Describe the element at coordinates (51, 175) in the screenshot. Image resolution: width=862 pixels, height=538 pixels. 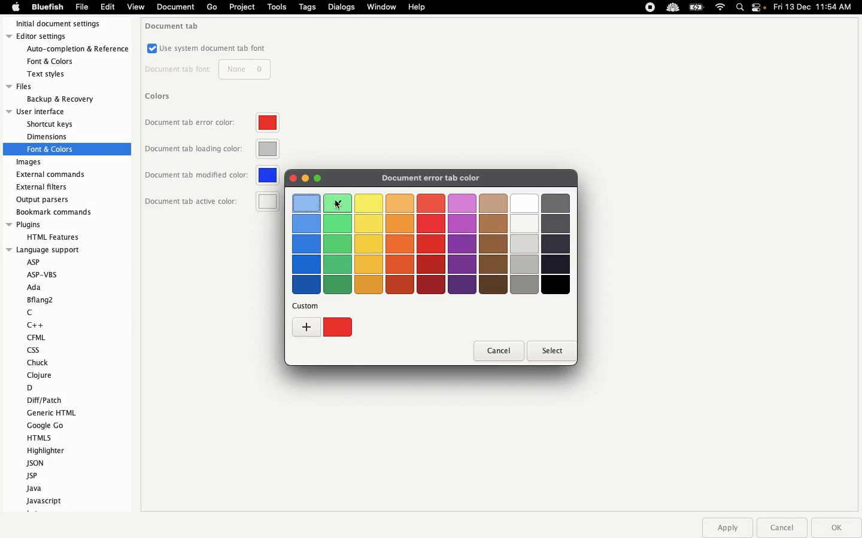
I see `External commands` at that location.